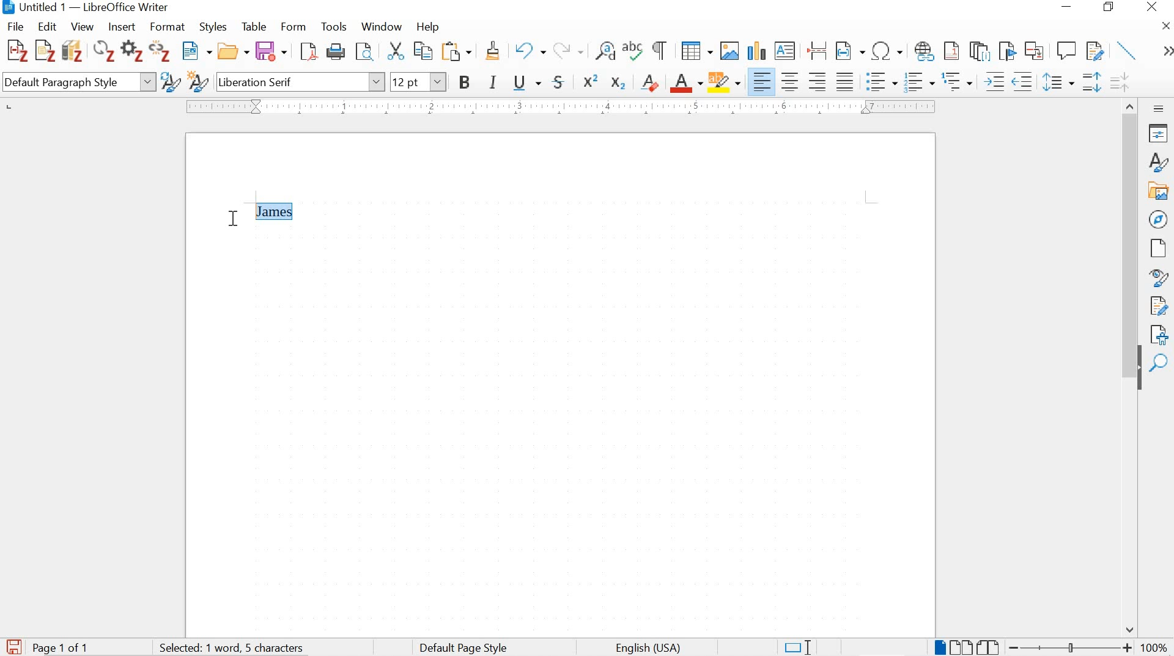  I want to click on insert bookmark, so click(1006, 51).